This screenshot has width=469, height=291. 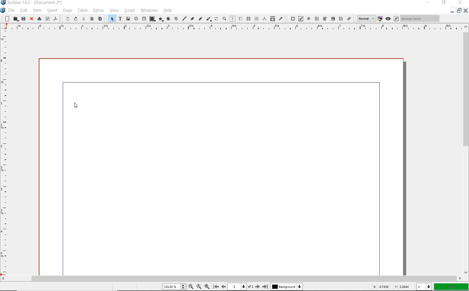 I want to click on link annotation, so click(x=349, y=18).